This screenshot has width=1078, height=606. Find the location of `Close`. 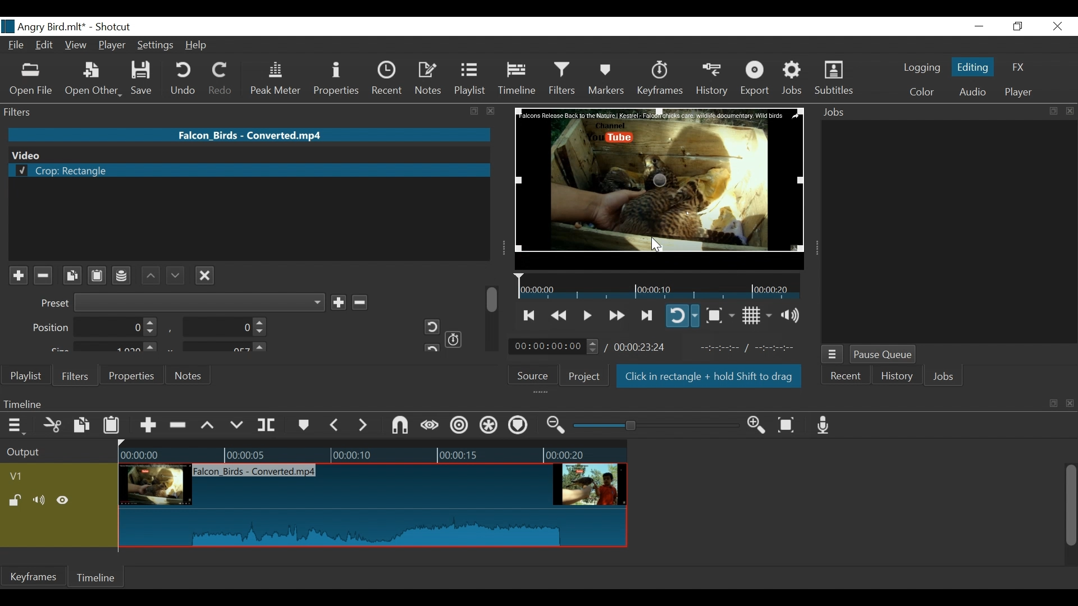

Close is located at coordinates (205, 274).